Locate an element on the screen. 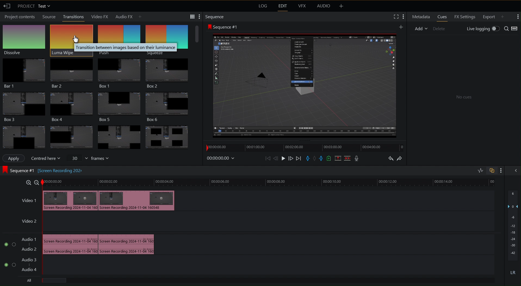 This screenshot has height=286, width=521. More is located at coordinates (501, 171).